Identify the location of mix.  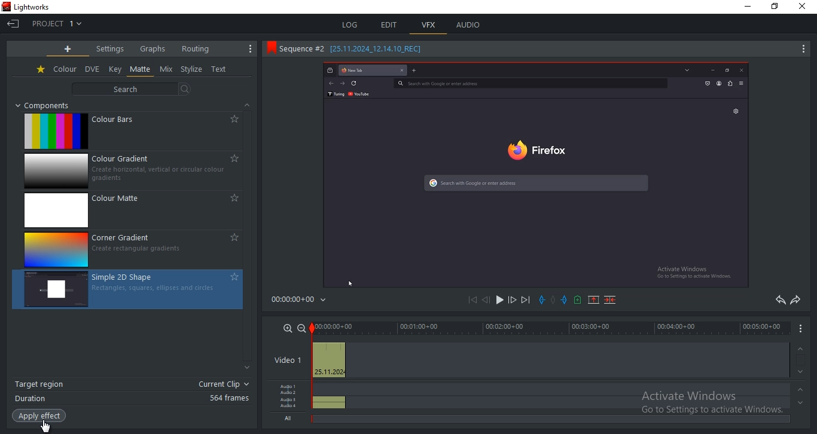
(166, 69).